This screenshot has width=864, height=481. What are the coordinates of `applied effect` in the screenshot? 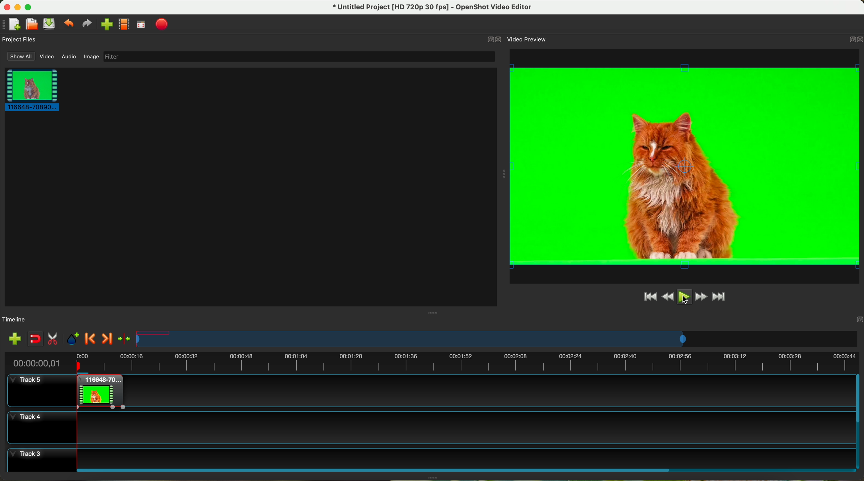 It's located at (100, 408).